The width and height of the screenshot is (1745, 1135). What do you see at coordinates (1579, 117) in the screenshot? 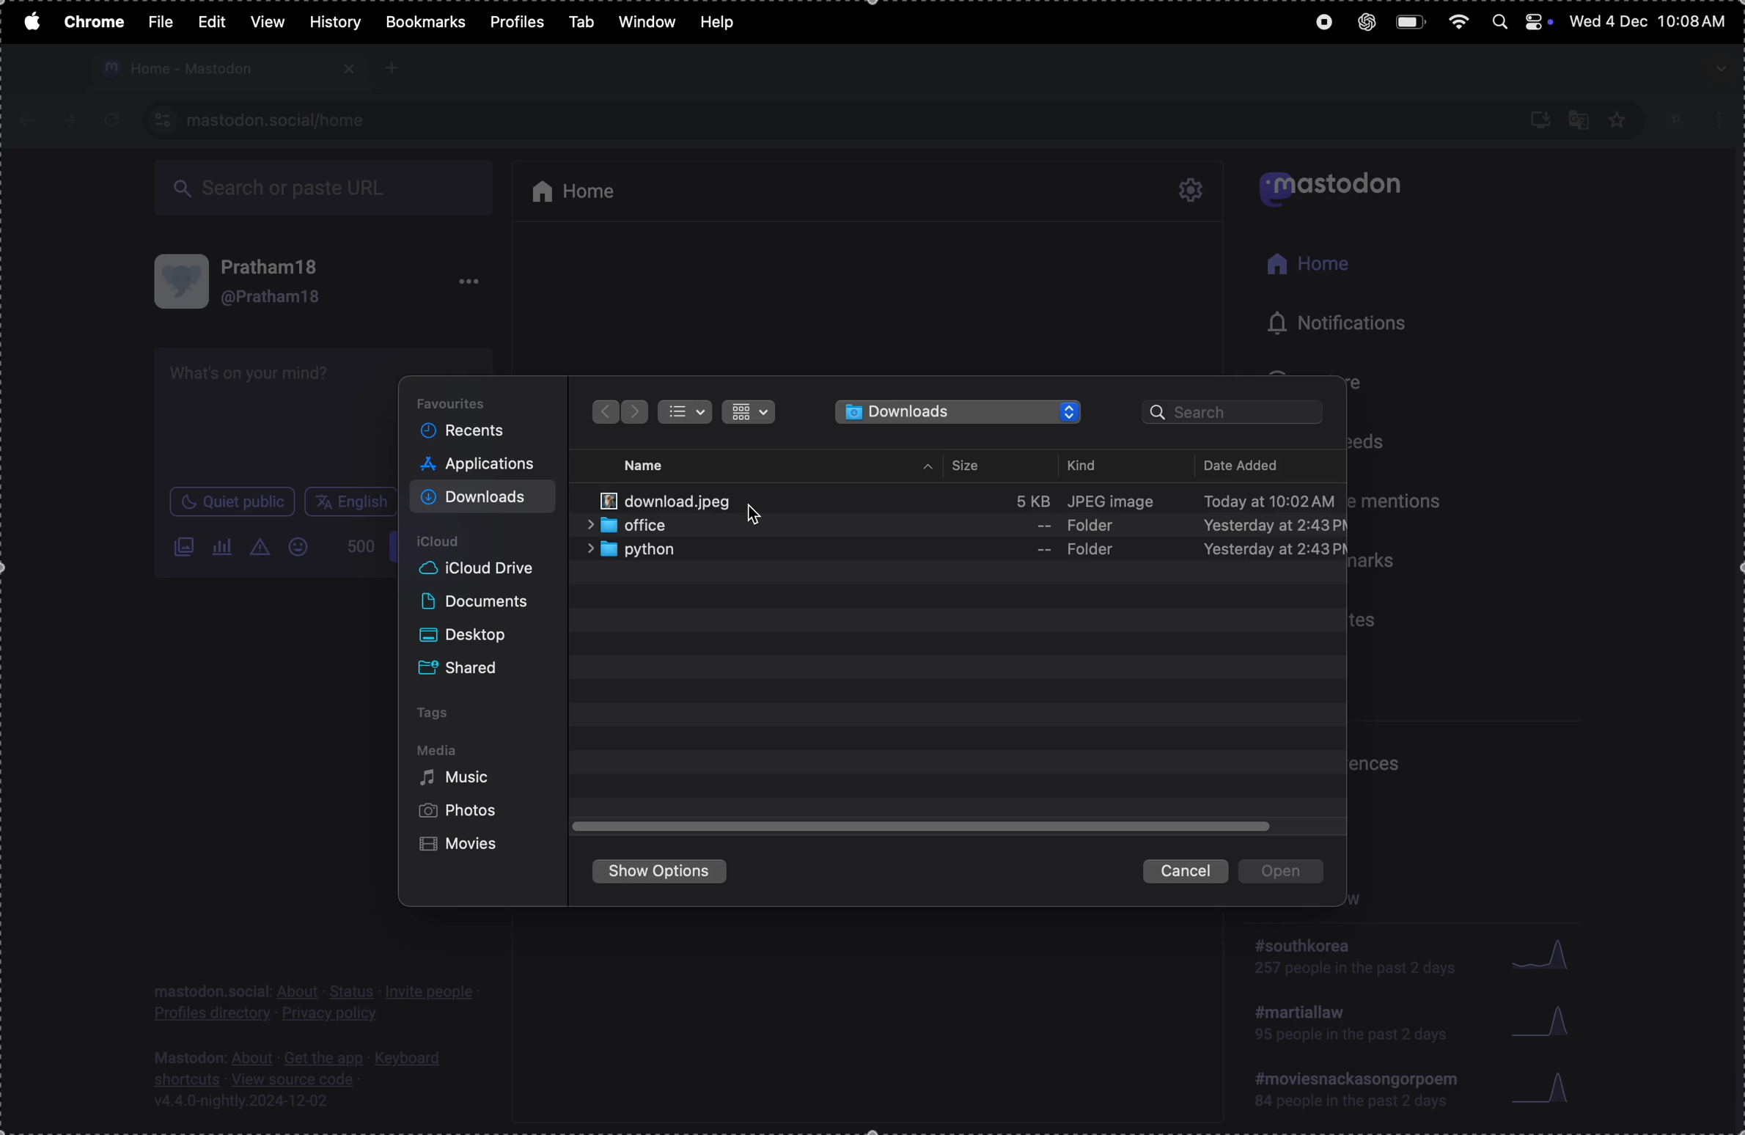
I see `translate` at bounding box center [1579, 117].